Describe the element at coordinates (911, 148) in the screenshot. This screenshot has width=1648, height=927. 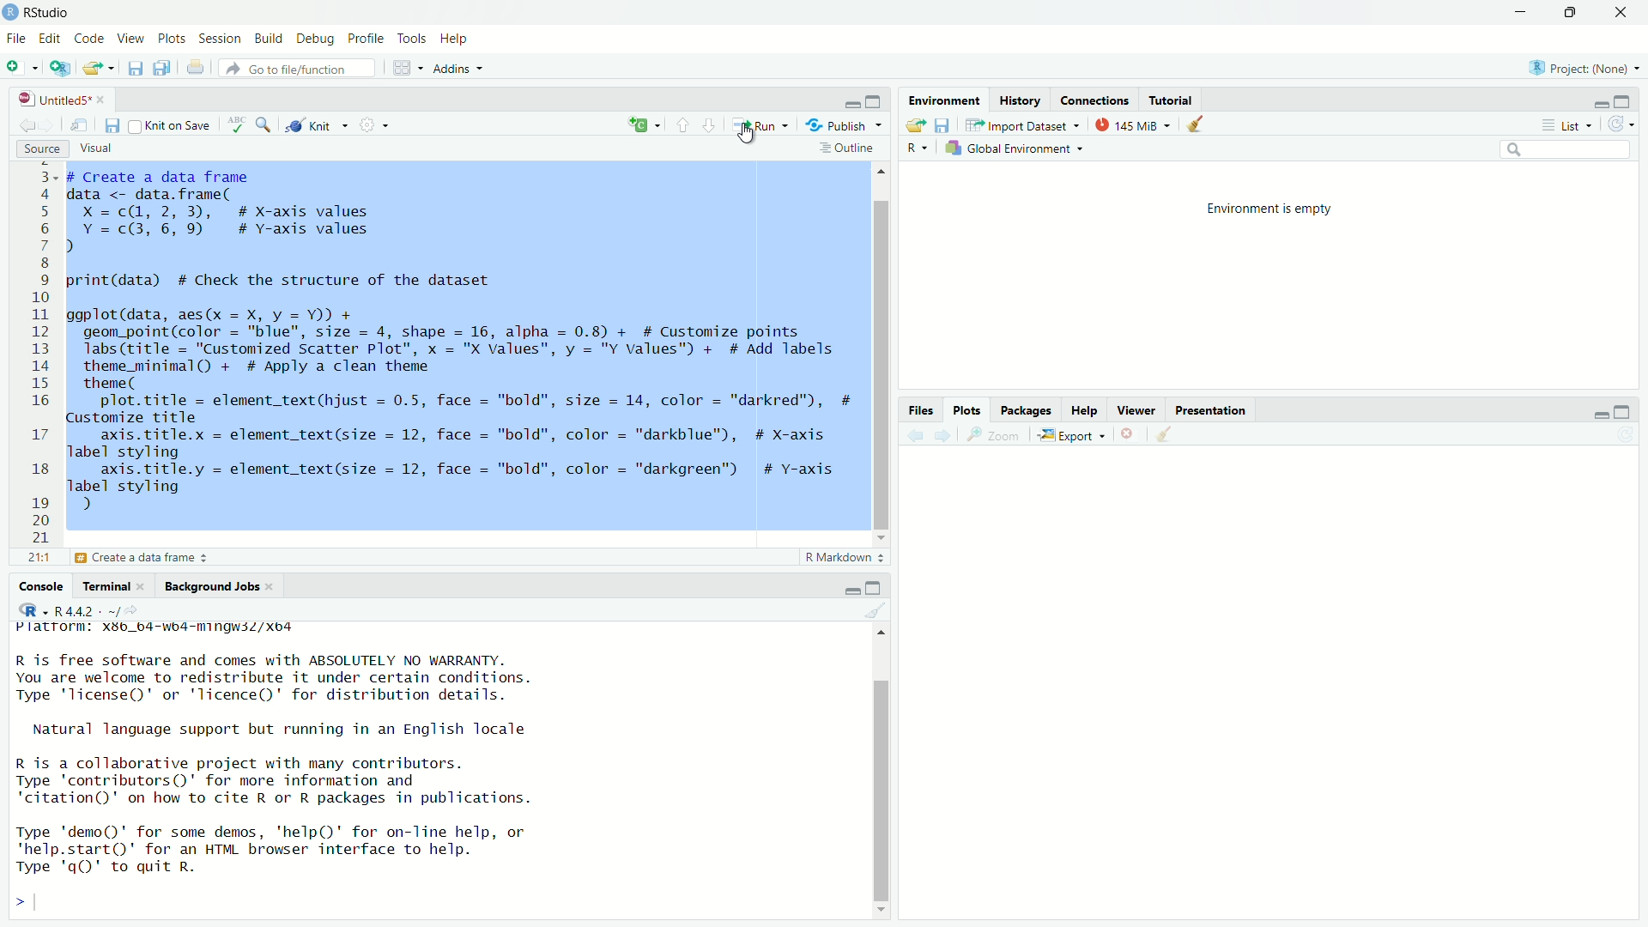
I see `R` at that location.